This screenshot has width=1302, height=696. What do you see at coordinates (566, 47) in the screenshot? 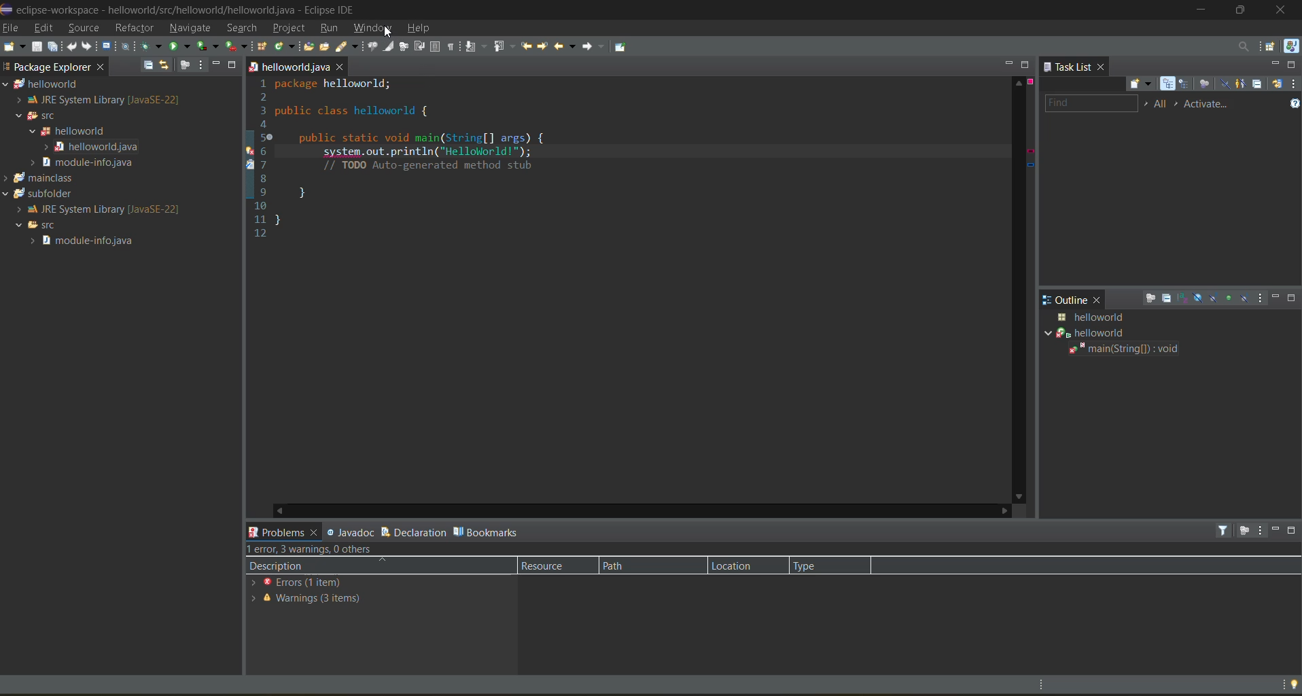
I see `back` at bounding box center [566, 47].